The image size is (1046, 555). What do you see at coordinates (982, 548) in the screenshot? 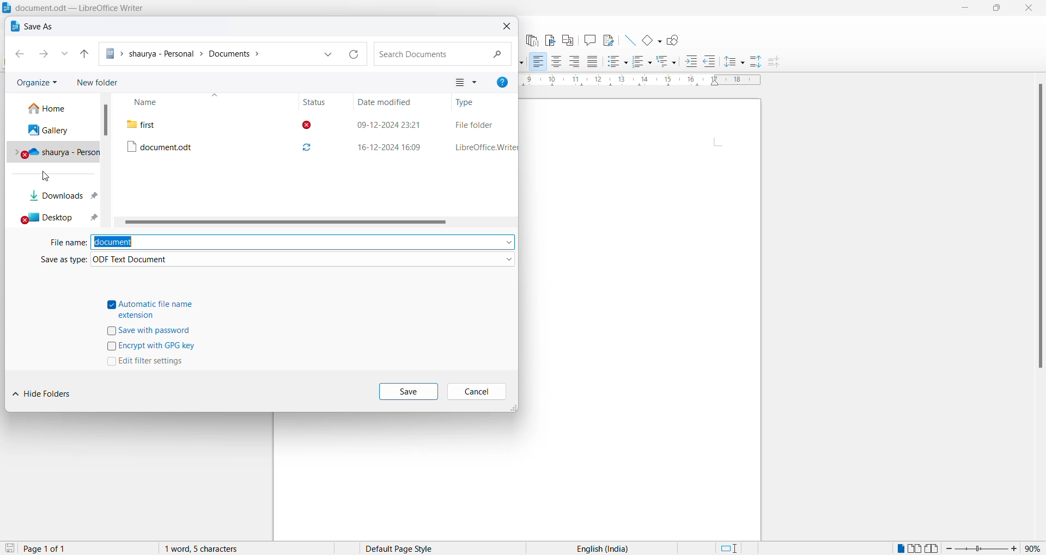
I see `Zoom slider` at bounding box center [982, 548].